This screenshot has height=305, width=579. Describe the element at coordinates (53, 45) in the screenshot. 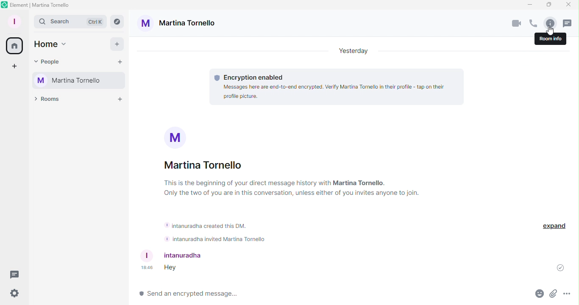

I see `Home ` at that location.